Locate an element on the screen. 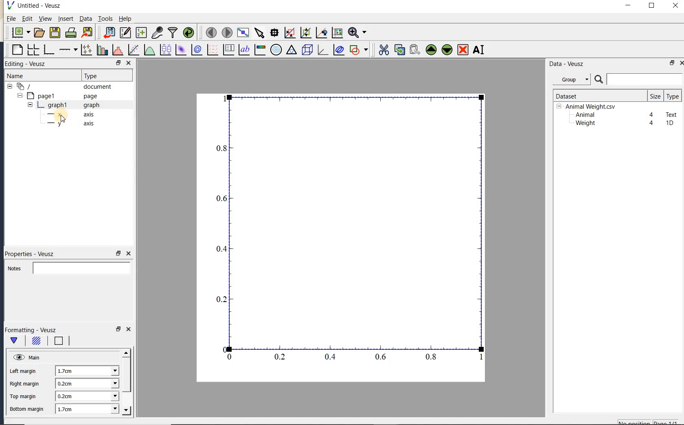  Formatting - Veusz is located at coordinates (31, 330).